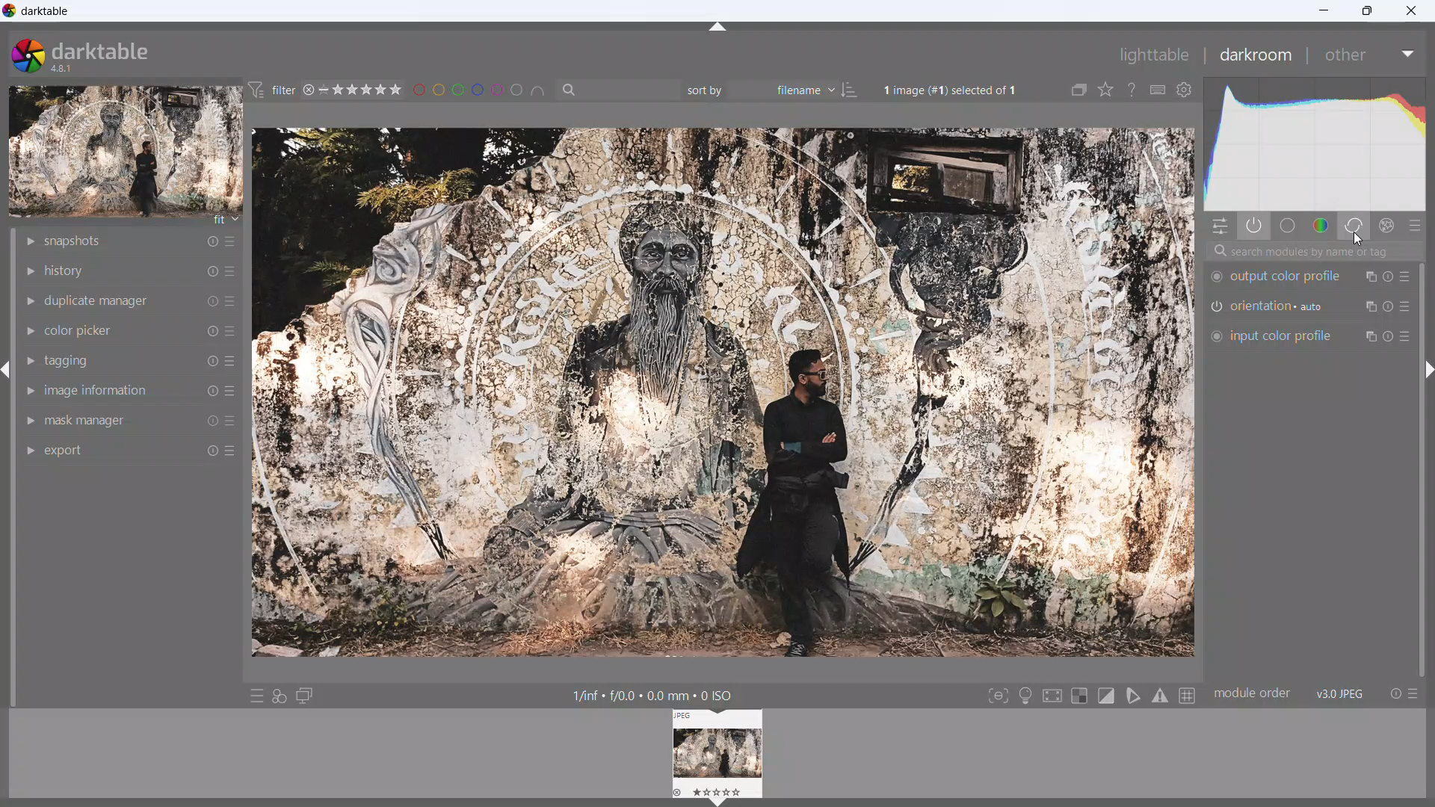 Image resolution: width=1435 pixels, height=807 pixels. Describe the element at coordinates (1387, 226) in the screenshot. I see `effect` at that location.